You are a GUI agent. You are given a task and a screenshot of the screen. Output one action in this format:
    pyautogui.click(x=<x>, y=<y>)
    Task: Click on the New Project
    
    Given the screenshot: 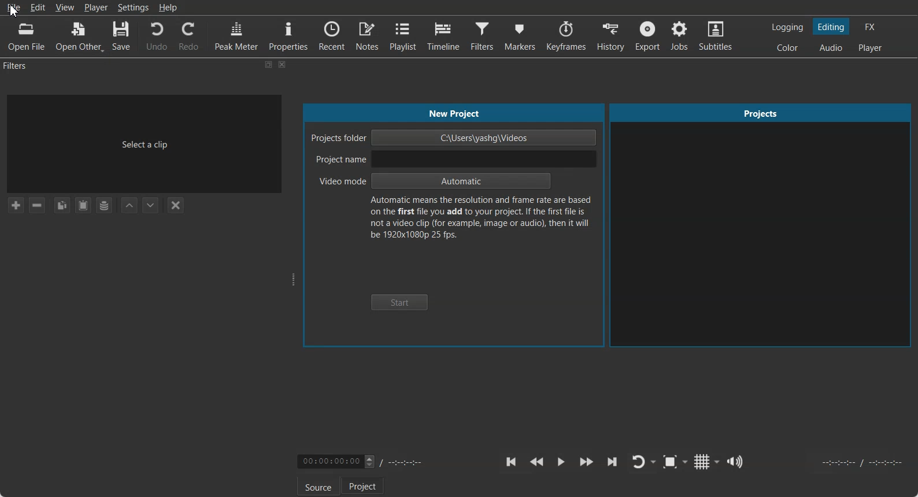 What is the action you would take?
    pyautogui.click(x=453, y=113)
    